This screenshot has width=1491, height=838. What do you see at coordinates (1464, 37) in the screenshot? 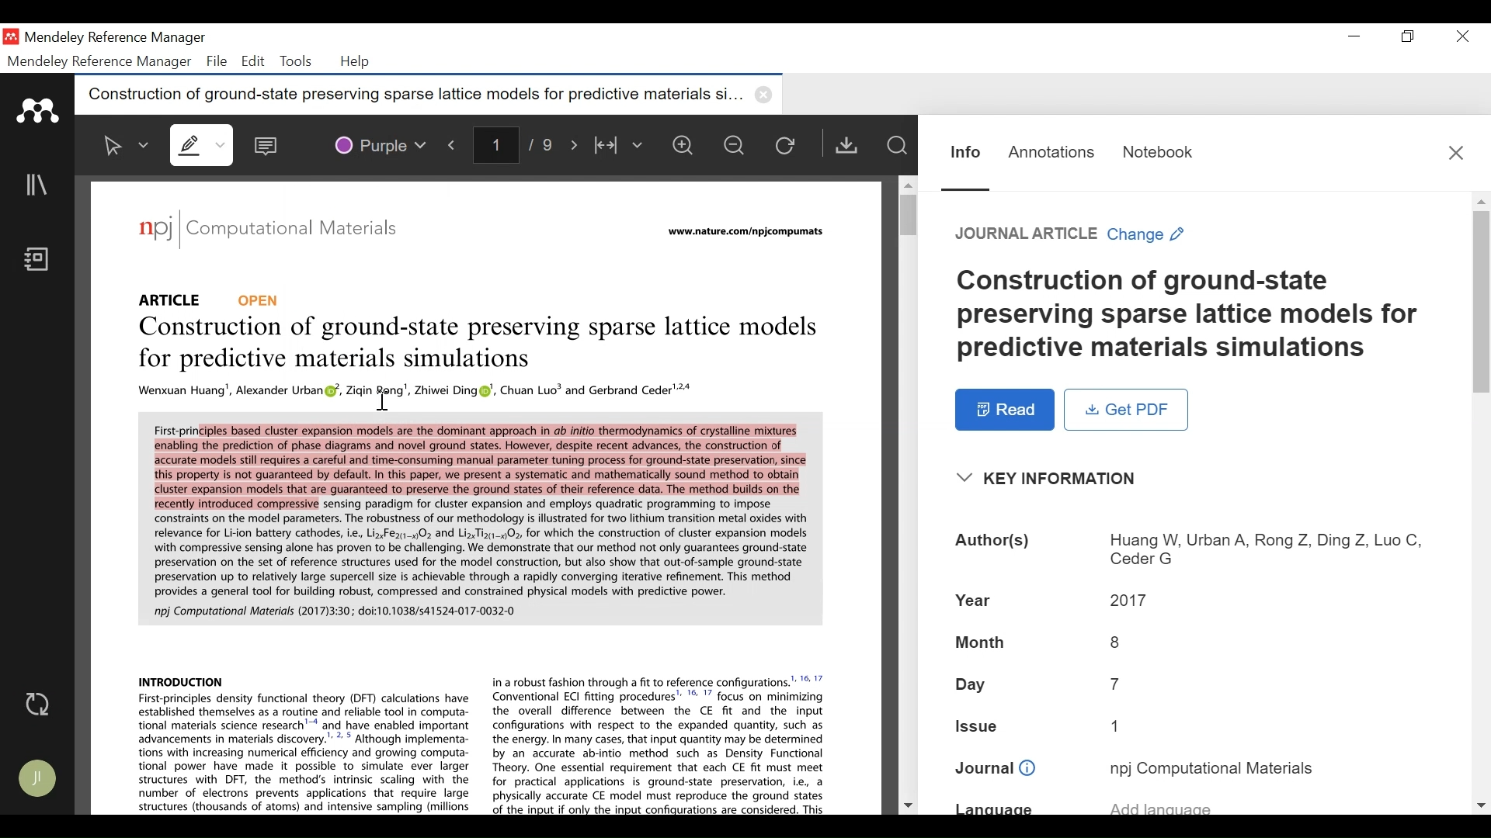
I see `Close` at bounding box center [1464, 37].